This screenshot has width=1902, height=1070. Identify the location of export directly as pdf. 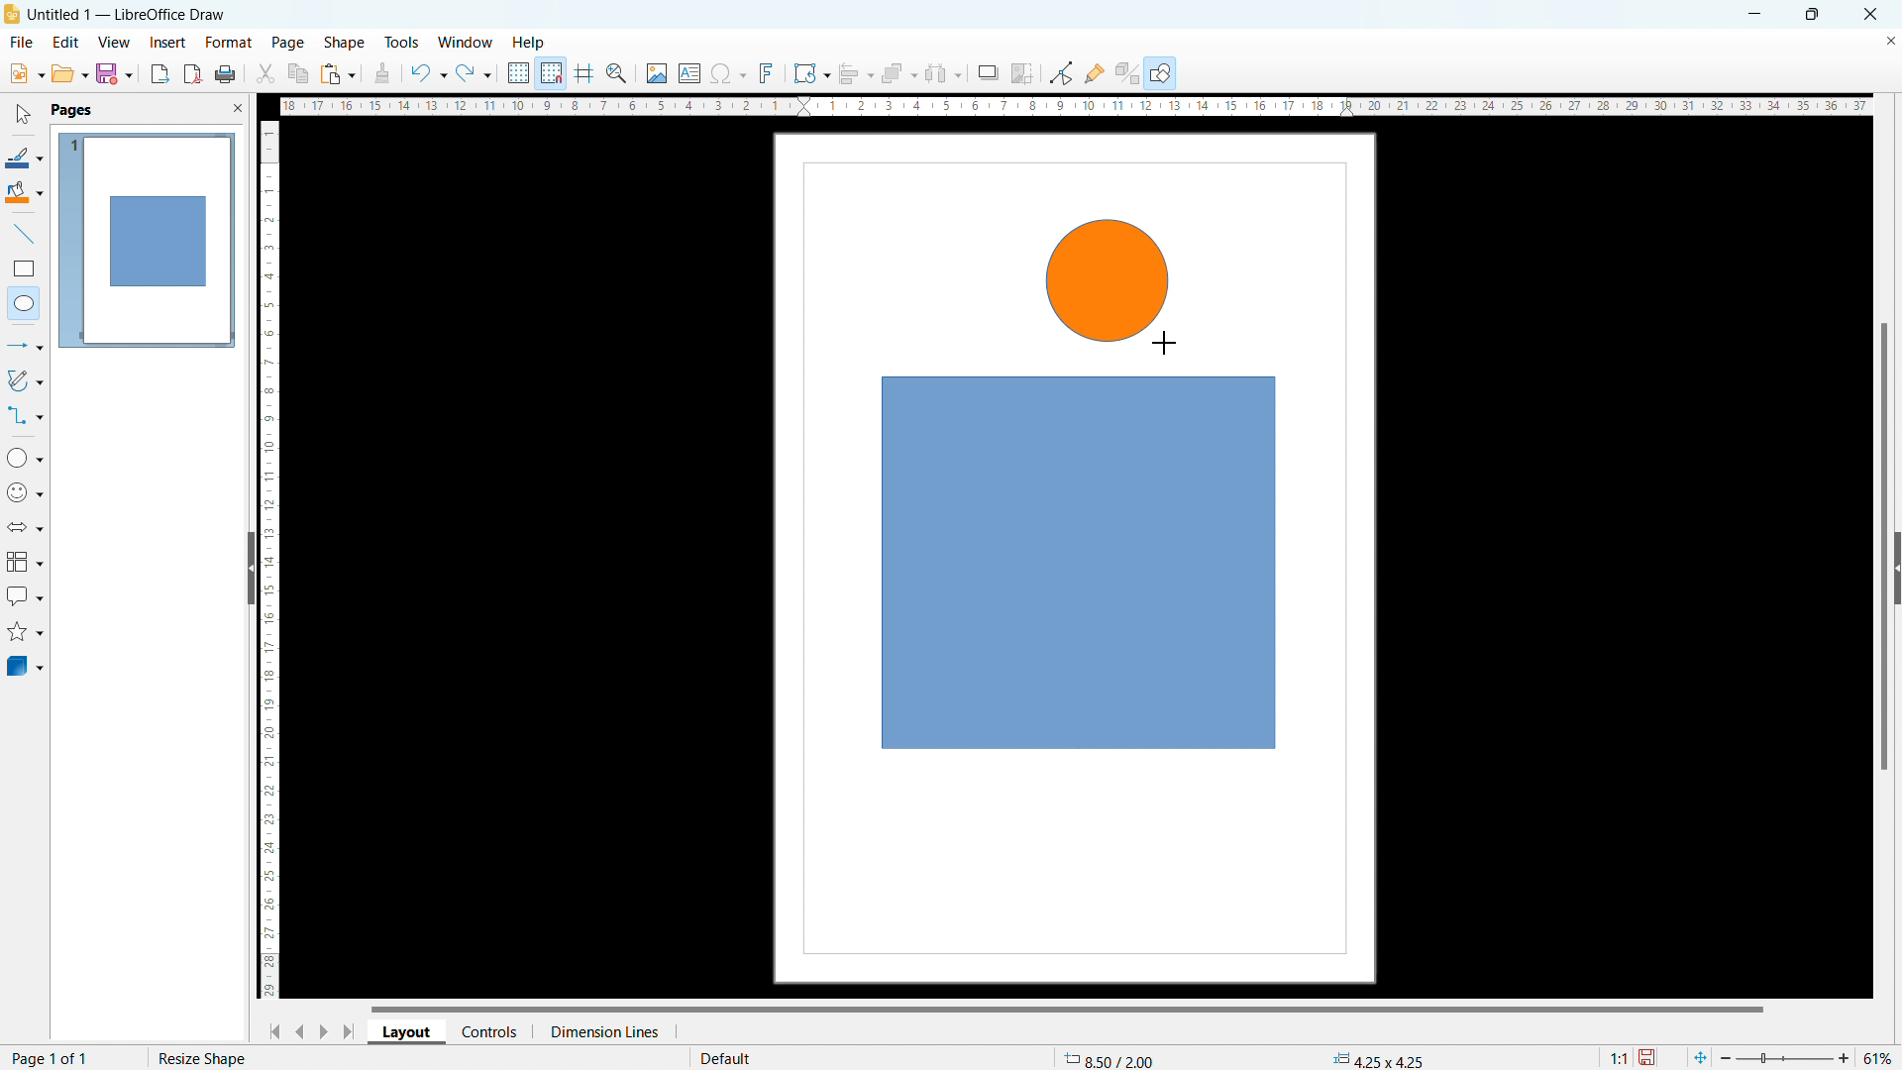
(192, 74).